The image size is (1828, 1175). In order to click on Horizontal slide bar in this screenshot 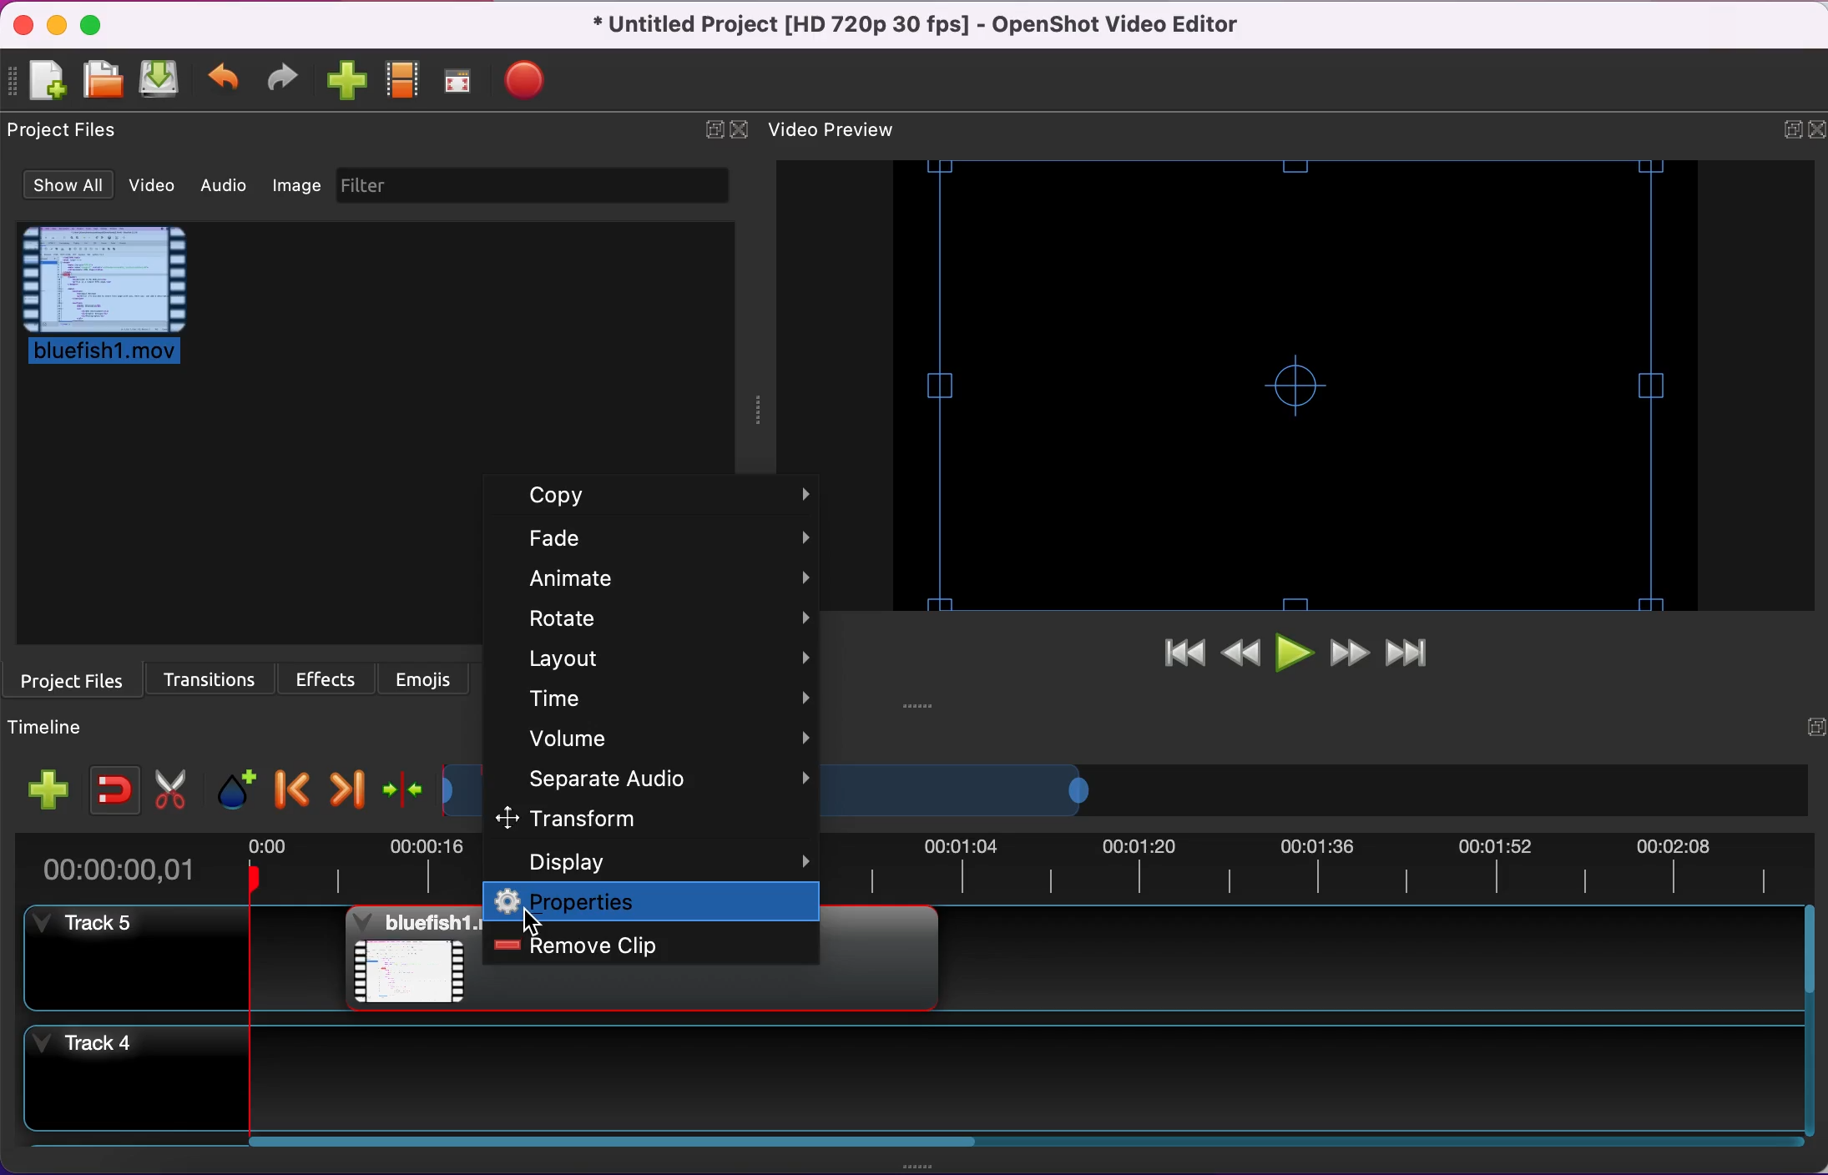, I will do `click(1016, 1142)`.